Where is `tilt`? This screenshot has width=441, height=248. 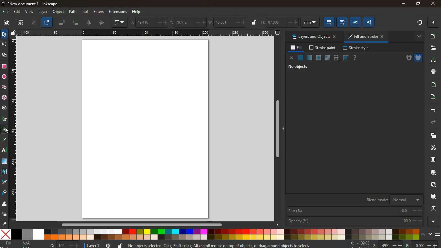
tilt is located at coordinates (75, 23).